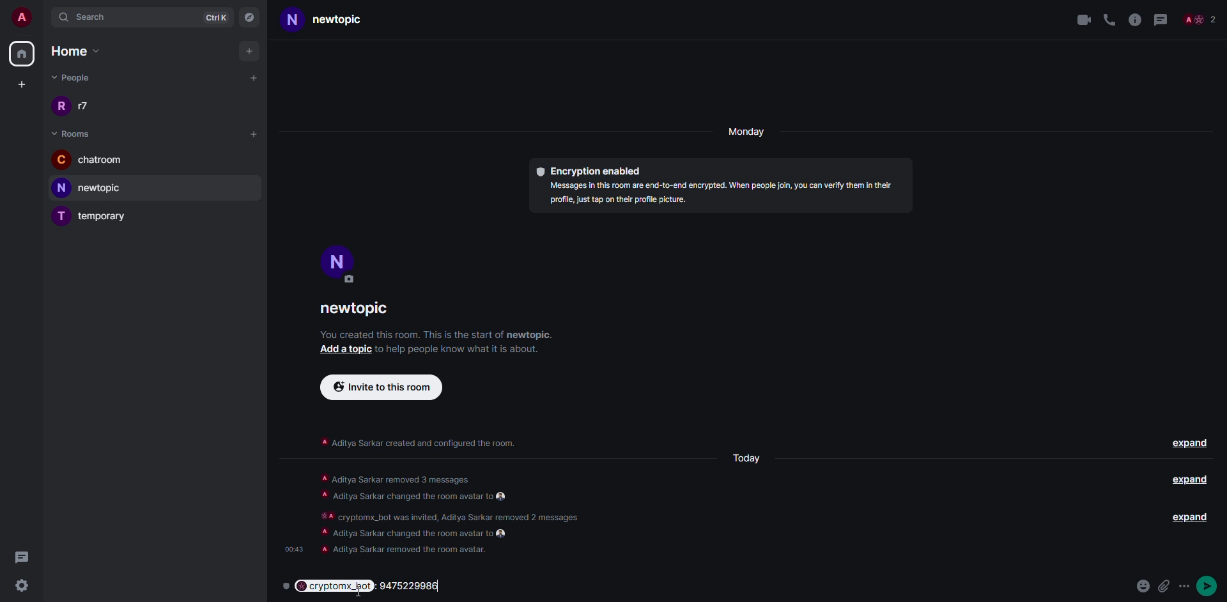 This screenshot has width=1227, height=602. I want to click on r7, so click(77, 107).